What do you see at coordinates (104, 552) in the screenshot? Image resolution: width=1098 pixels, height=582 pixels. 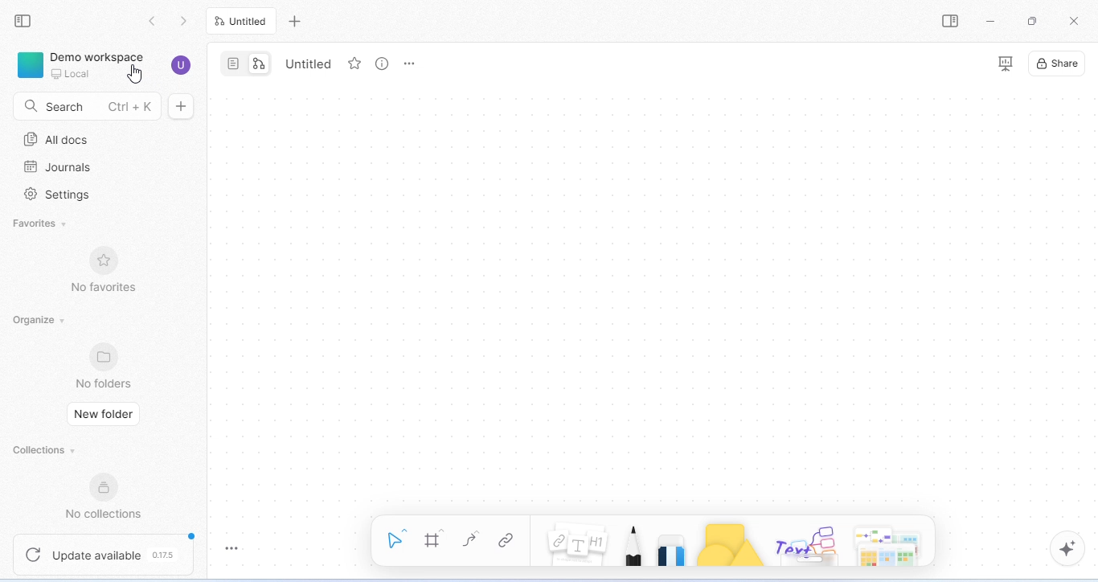 I see `update available` at bounding box center [104, 552].